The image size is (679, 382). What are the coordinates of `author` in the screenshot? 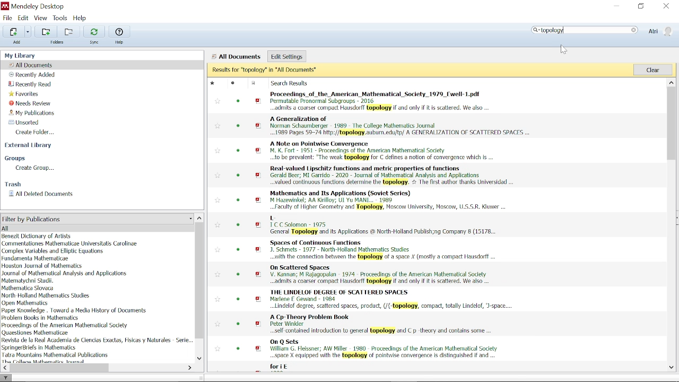 It's located at (56, 354).